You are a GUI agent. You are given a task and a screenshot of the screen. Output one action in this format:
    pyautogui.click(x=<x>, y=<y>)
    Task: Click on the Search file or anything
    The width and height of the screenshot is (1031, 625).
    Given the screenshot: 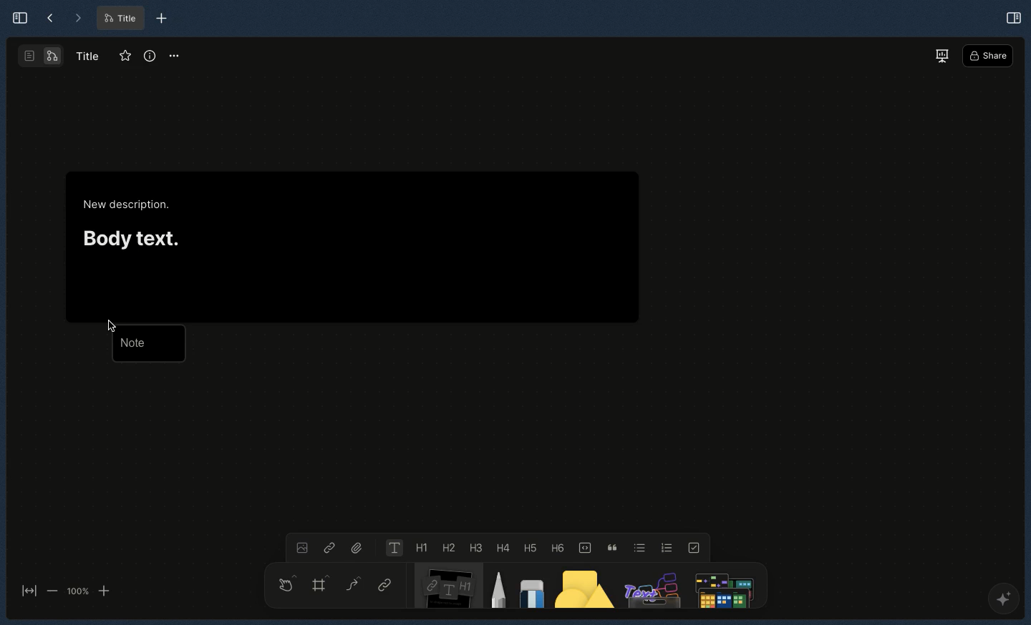 What is the action you would take?
    pyautogui.click(x=722, y=586)
    